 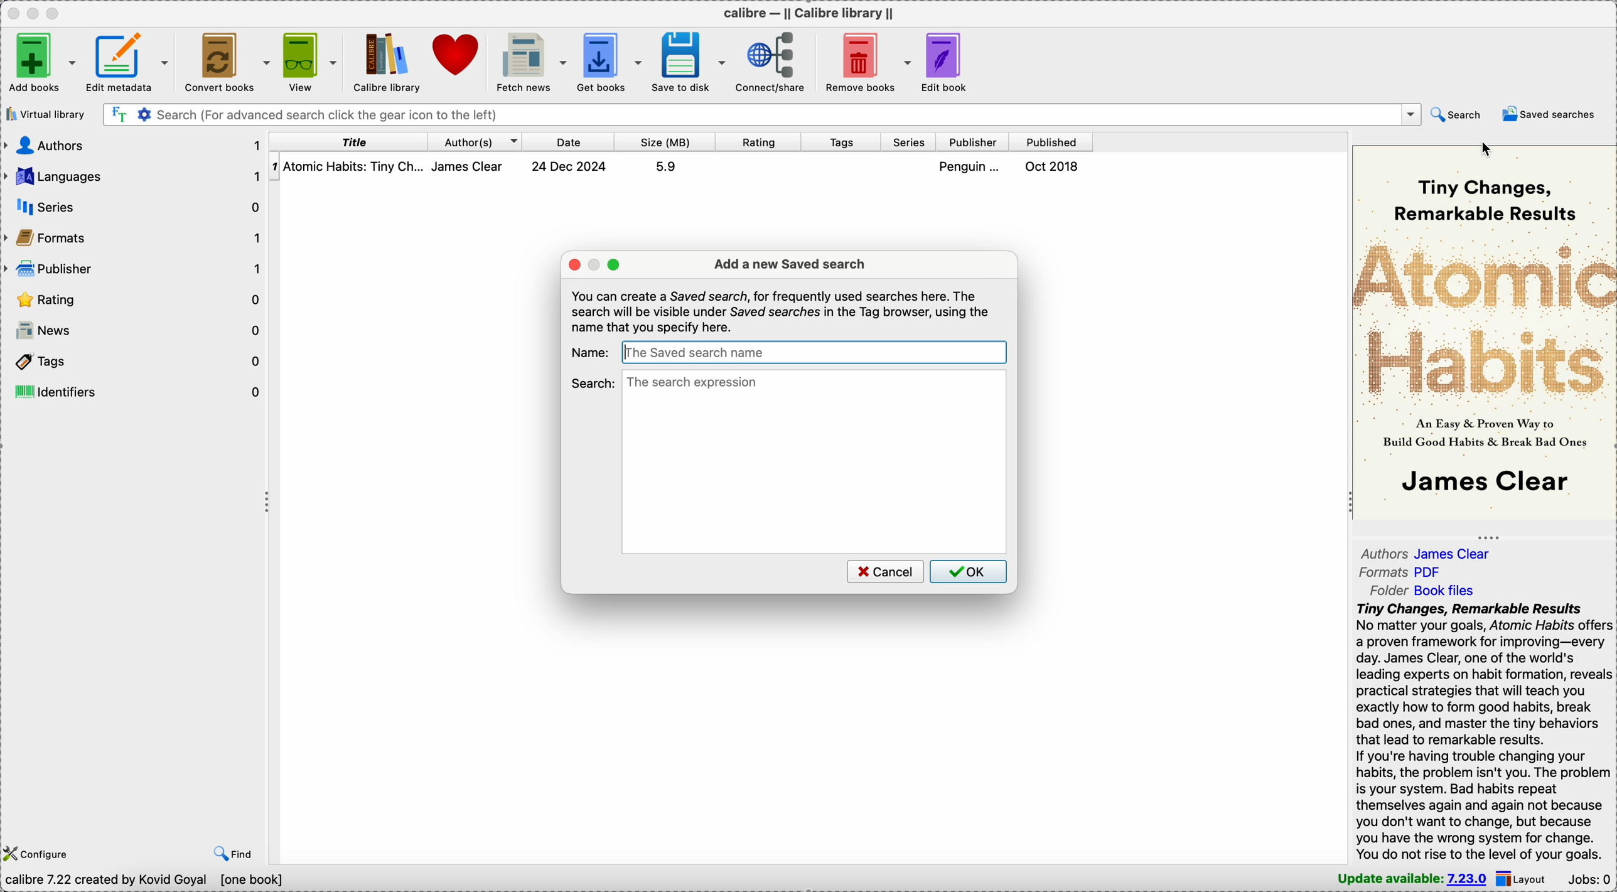 What do you see at coordinates (1489, 537) in the screenshot?
I see `toggle expand/contract` at bounding box center [1489, 537].